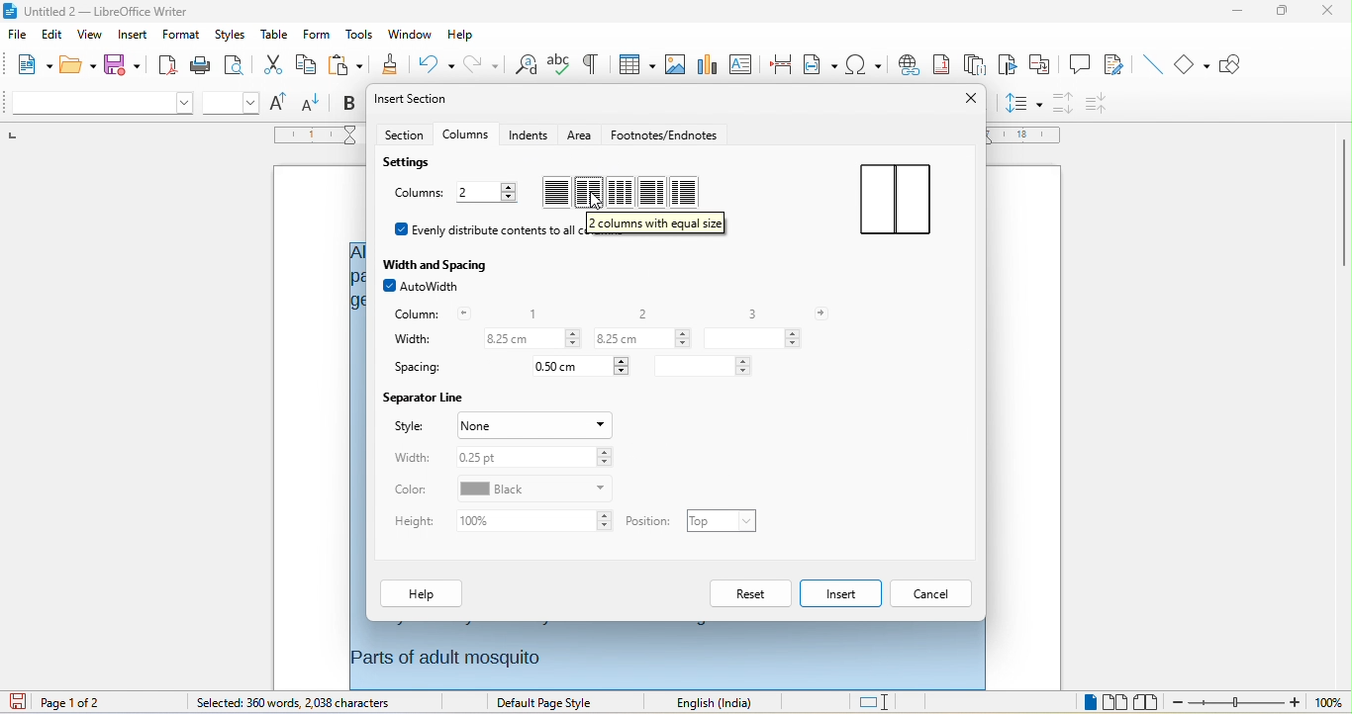  What do you see at coordinates (532, 457) in the screenshot?
I see `set width` at bounding box center [532, 457].